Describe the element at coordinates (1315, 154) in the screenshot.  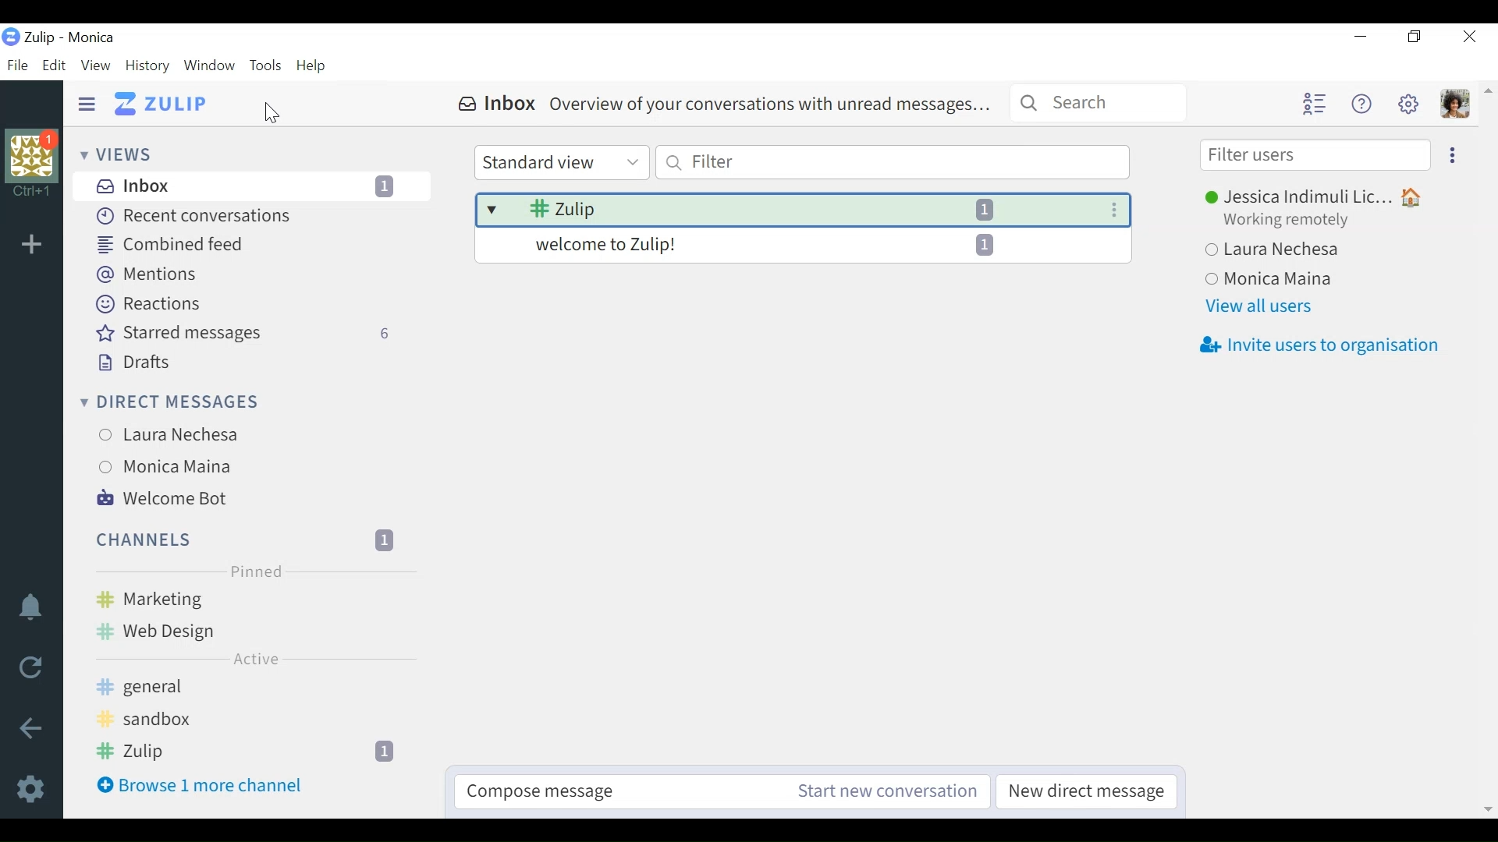
I see `Filter users` at that location.